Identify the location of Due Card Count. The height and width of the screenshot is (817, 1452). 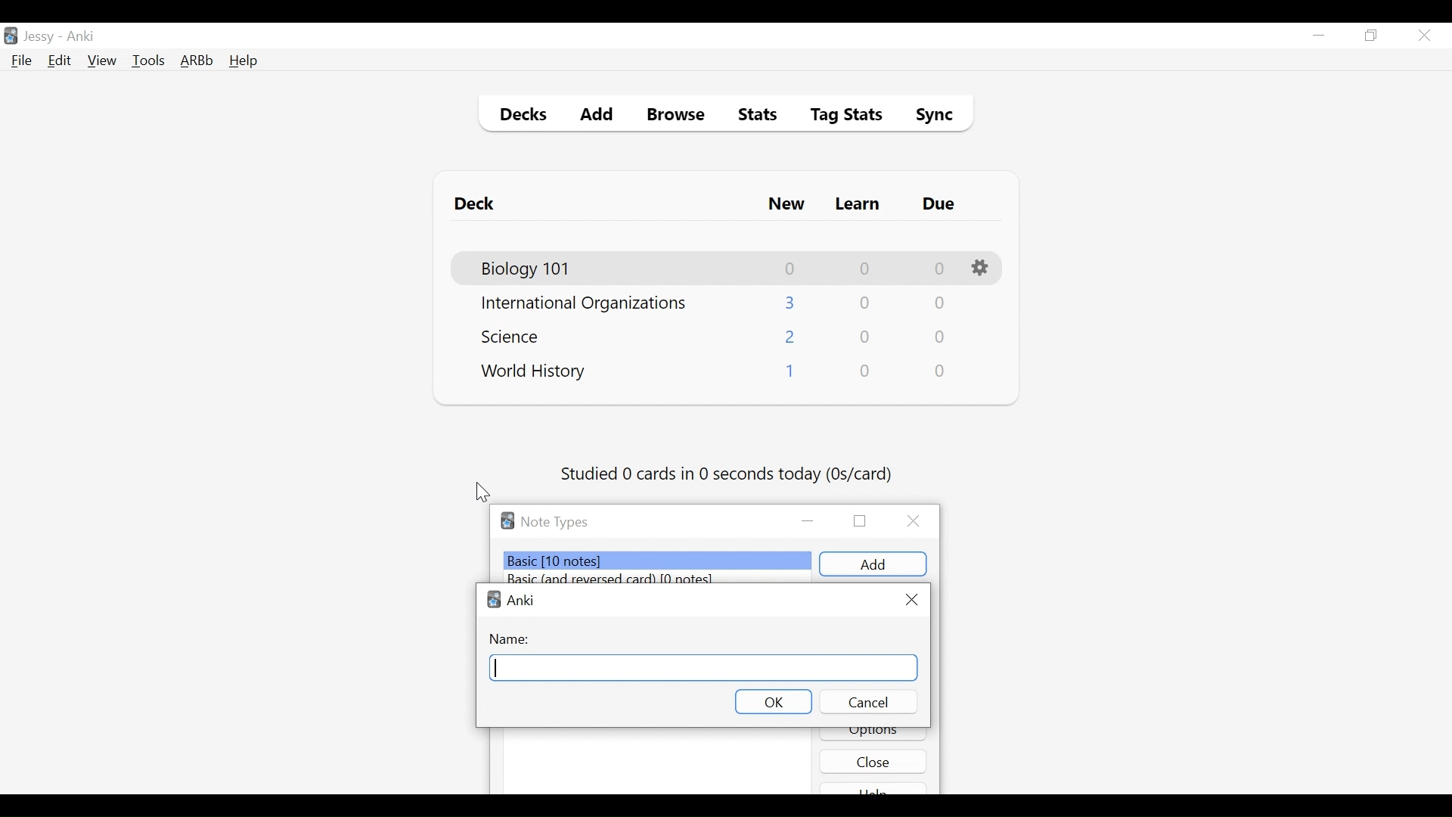
(942, 371).